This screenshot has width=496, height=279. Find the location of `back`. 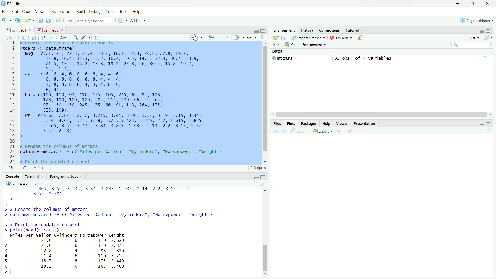

back is located at coordinates (7, 37).